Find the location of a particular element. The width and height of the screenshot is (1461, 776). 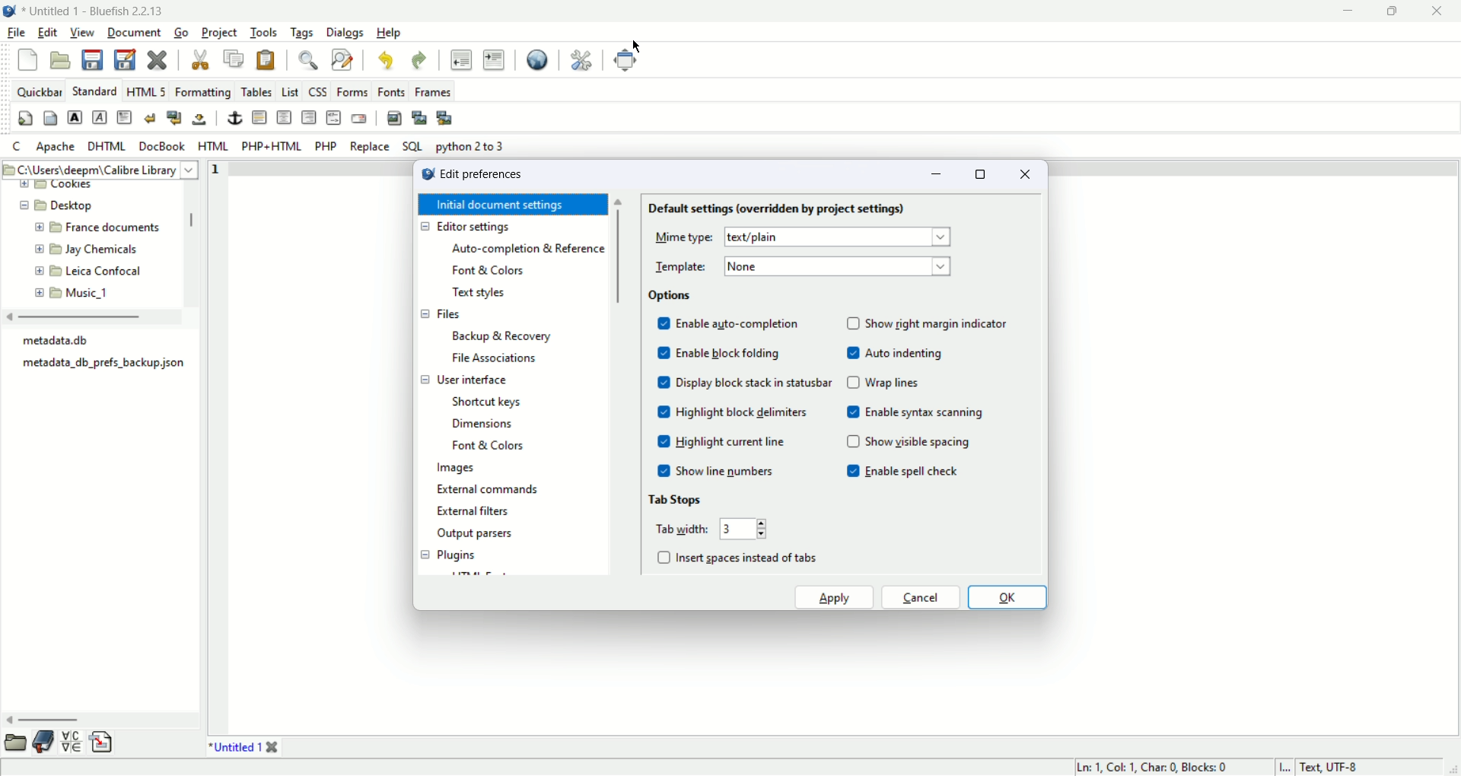

highlight block delimiters is located at coordinates (746, 412).